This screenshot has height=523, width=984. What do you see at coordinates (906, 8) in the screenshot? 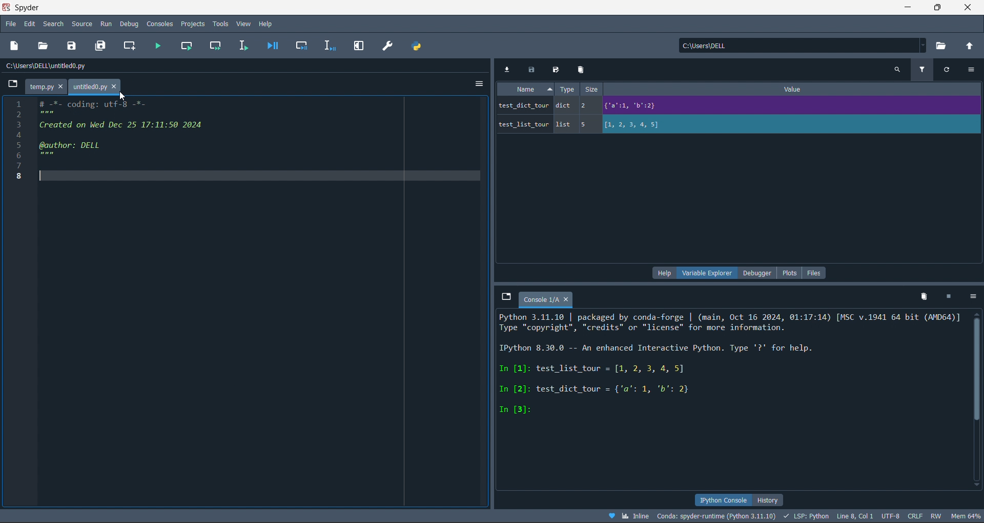
I see `minimiize` at bounding box center [906, 8].